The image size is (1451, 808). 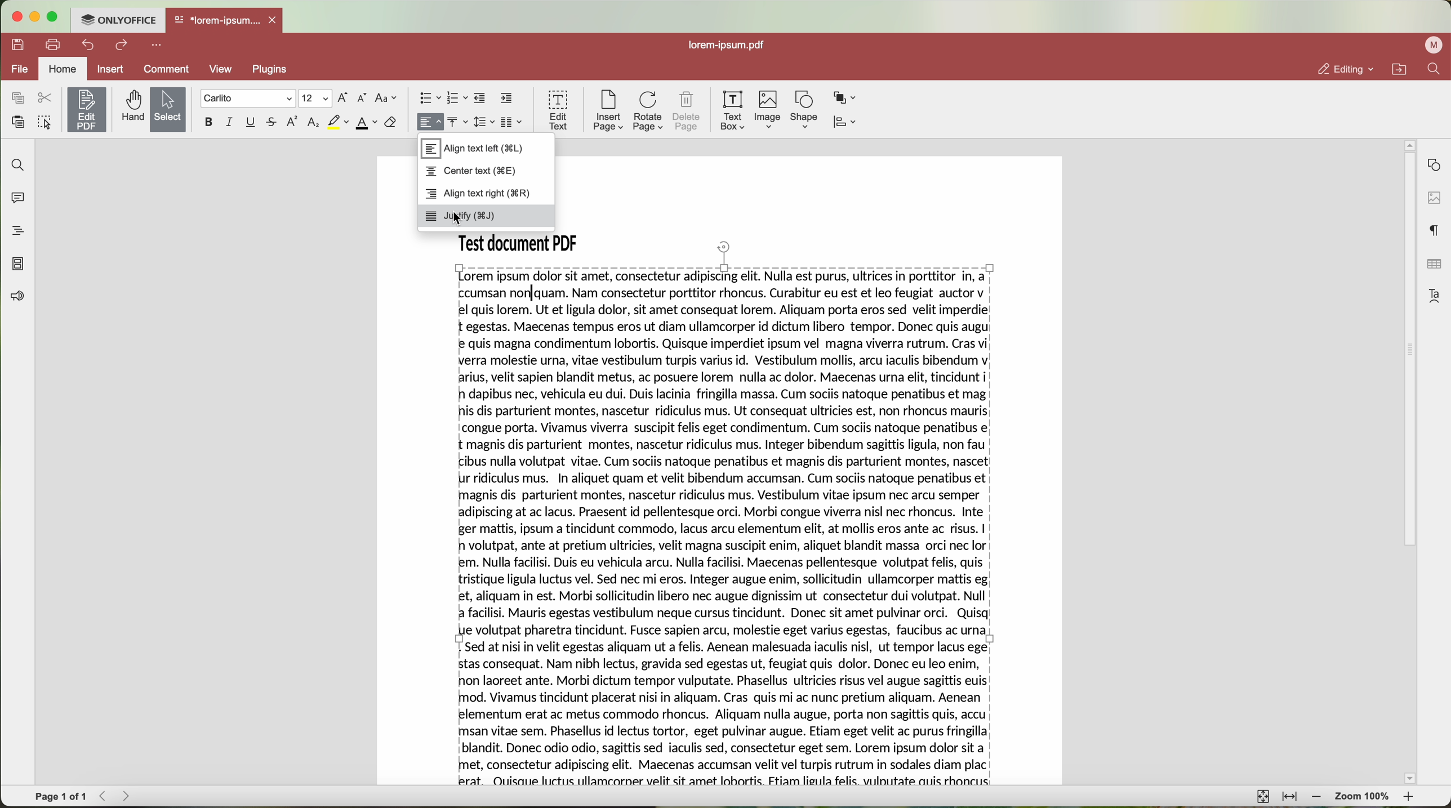 I want to click on save, so click(x=18, y=45).